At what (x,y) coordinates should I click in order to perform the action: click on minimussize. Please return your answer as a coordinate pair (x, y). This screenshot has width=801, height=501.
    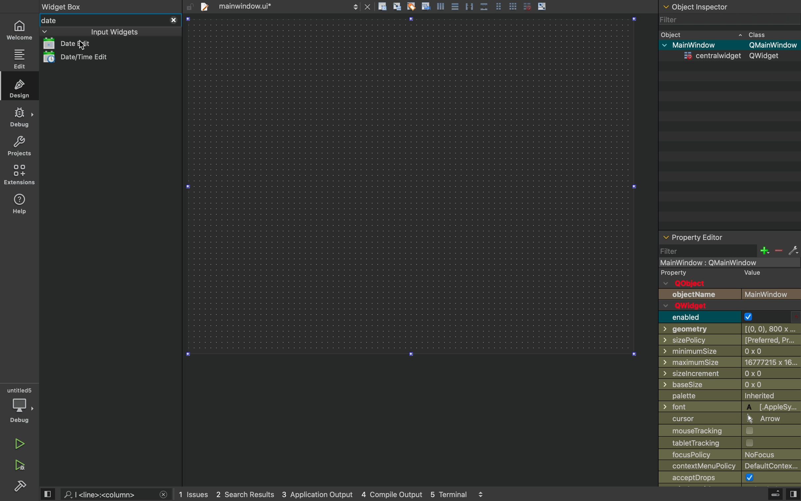
    Looking at the image, I should click on (727, 352).